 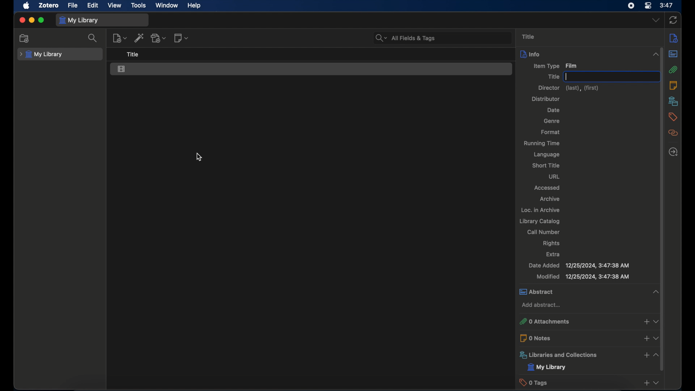 I want to click on date, so click(x=553, y=110).